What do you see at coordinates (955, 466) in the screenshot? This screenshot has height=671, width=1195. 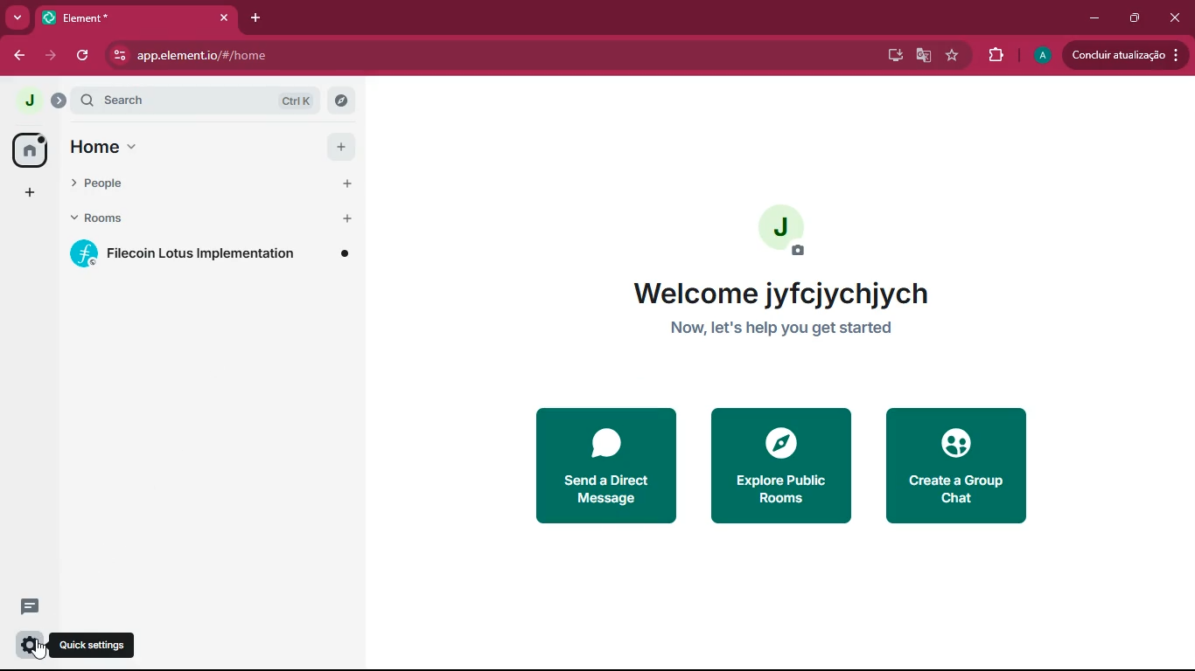 I see `create a group chat` at bounding box center [955, 466].